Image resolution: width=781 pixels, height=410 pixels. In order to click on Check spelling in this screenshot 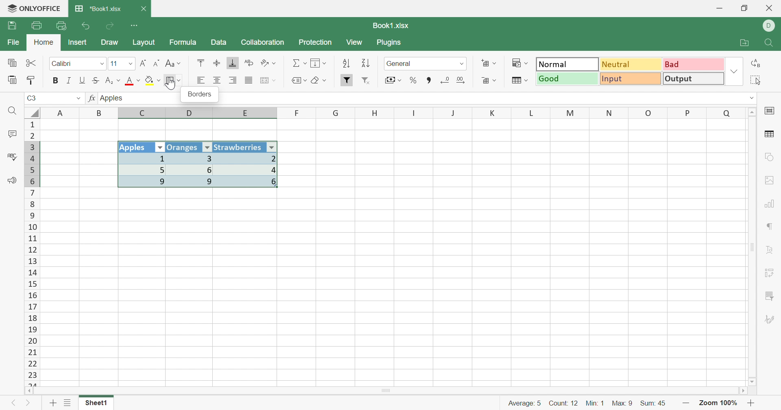, I will do `click(11, 157)`.